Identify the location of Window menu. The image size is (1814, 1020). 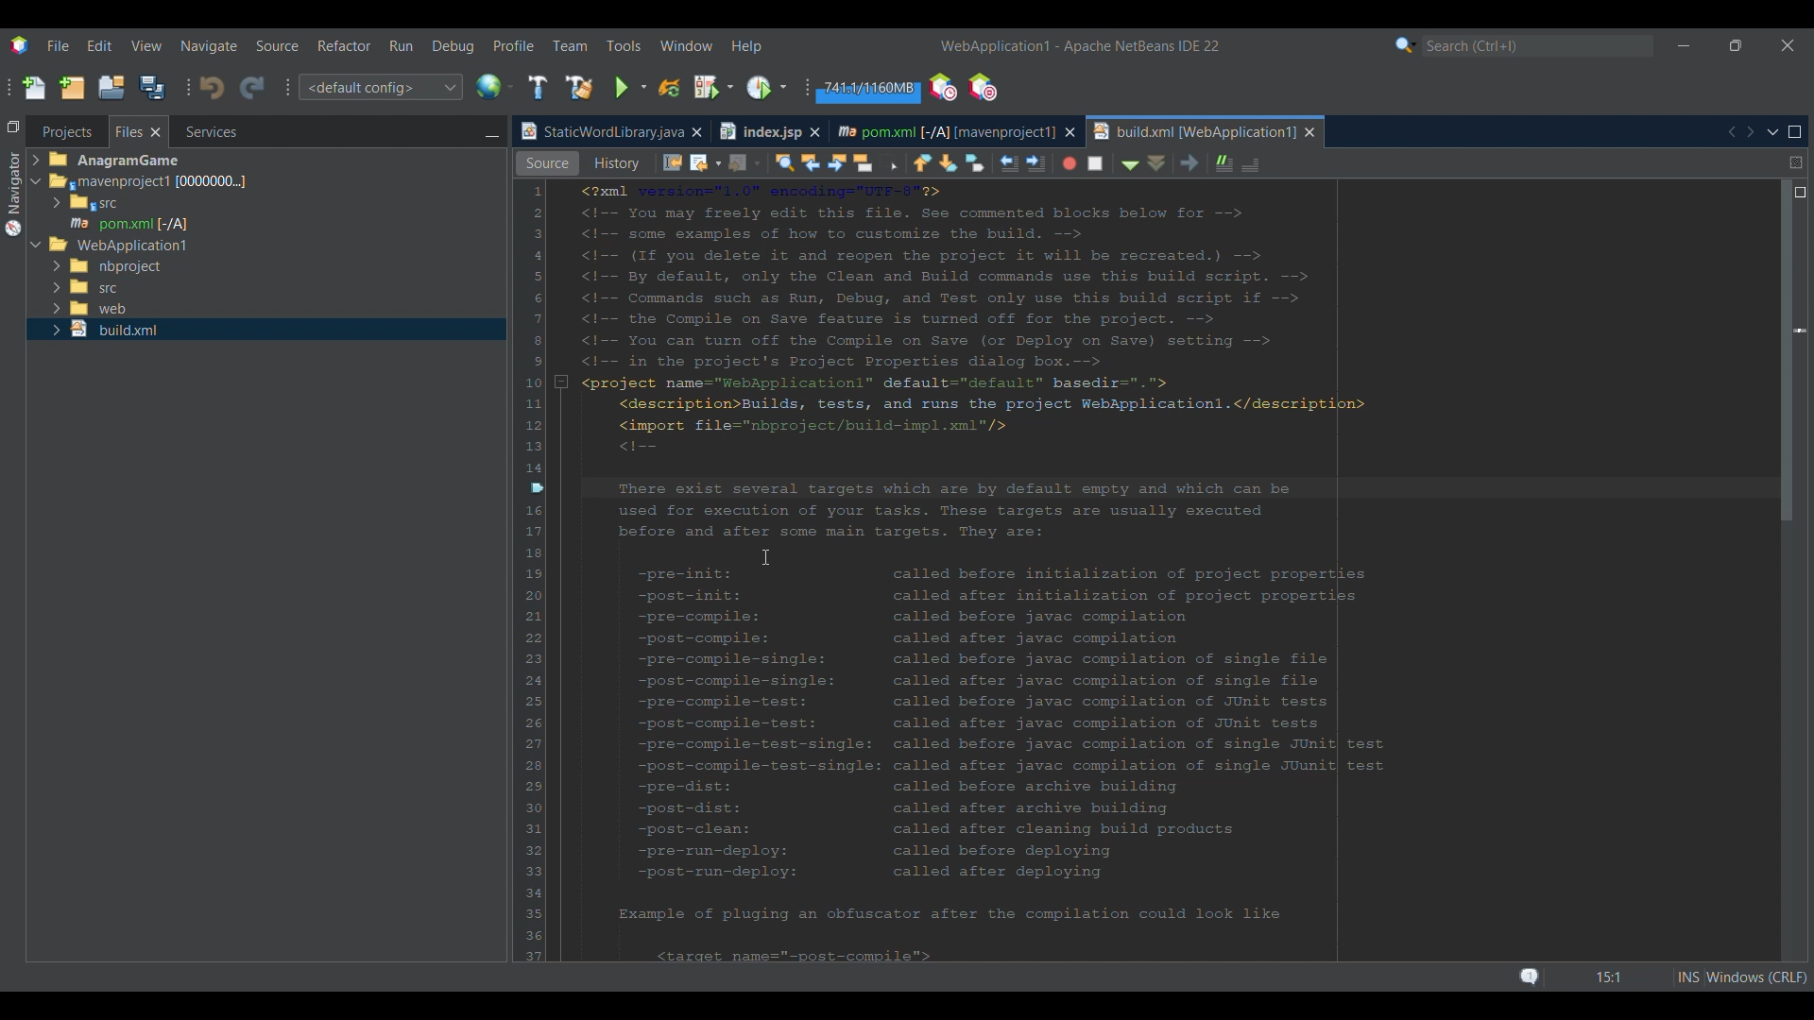
(687, 45).